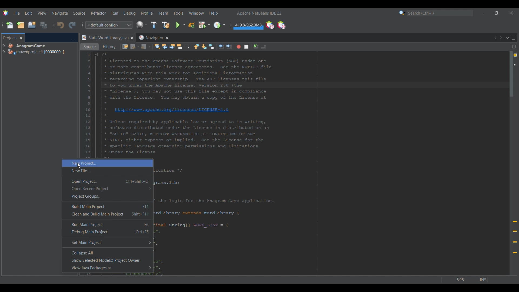 This screenshot has height=292, width=519. I want to click on Run main project, so click(108, 224).